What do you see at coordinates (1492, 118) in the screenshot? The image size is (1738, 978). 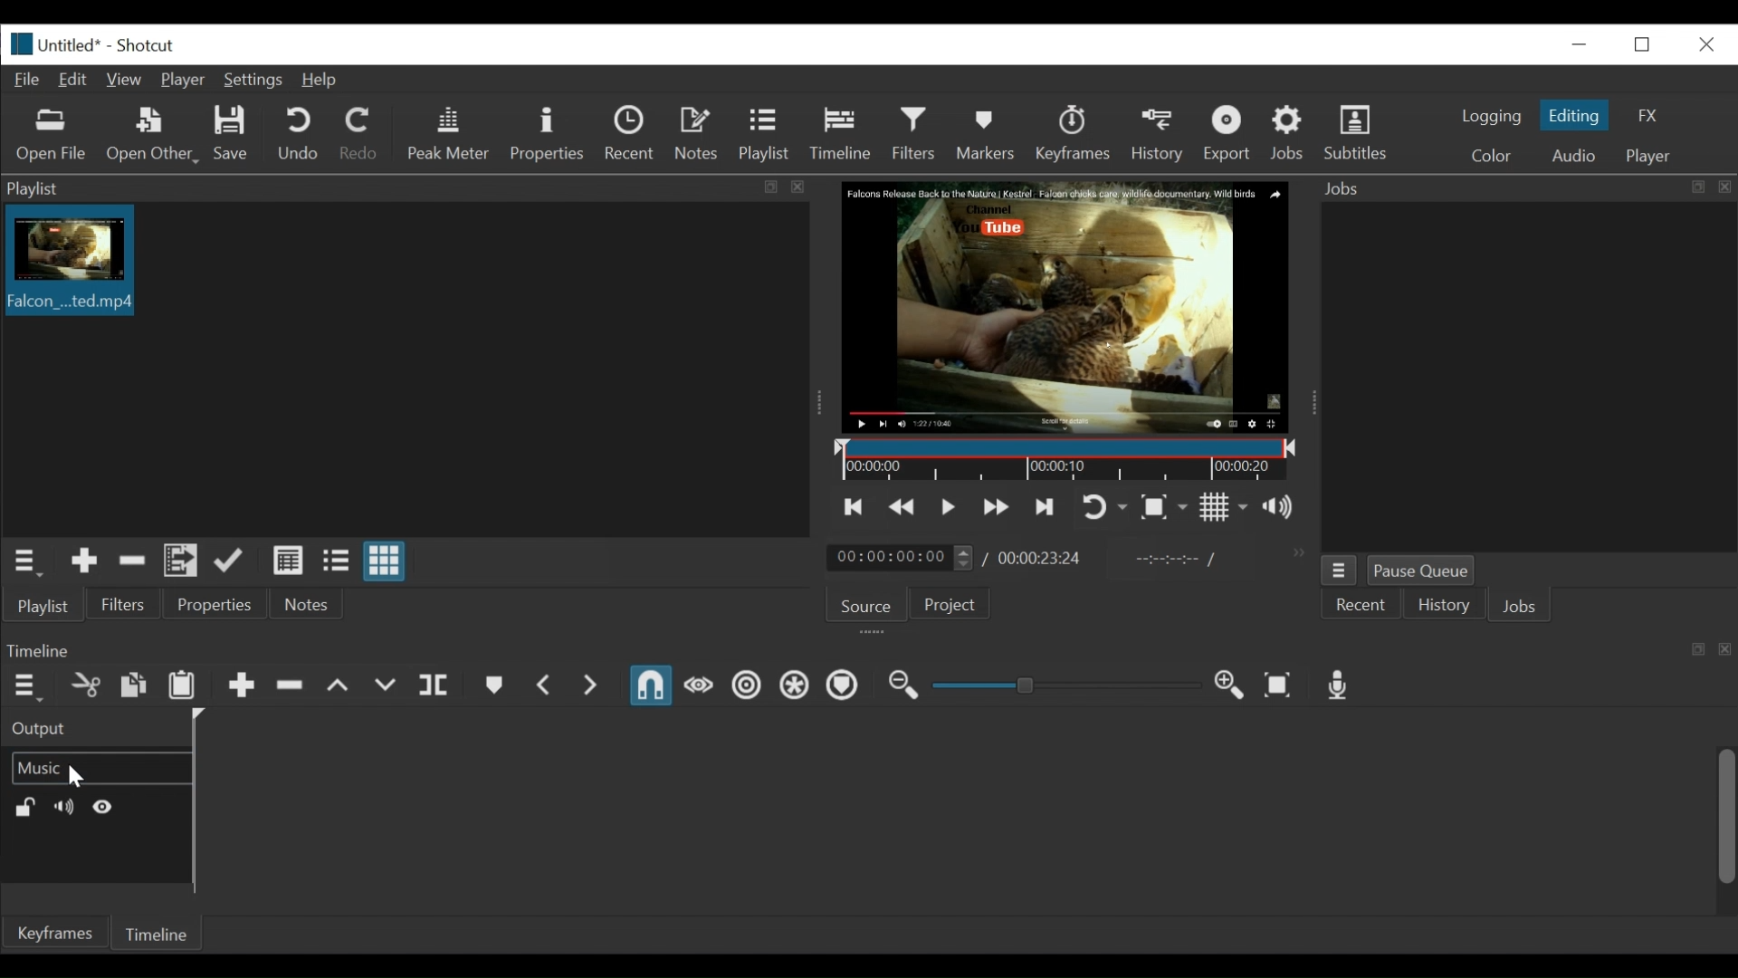 I see `logging` at bounding box center [1492, 118].